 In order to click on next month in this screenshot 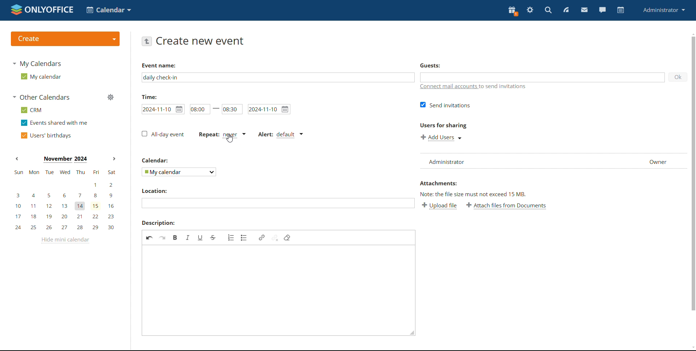, I will do `click(114, 159)`.